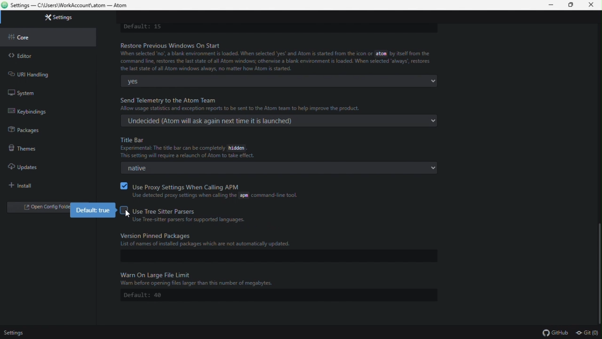  What do you see at coordinates (24, 186) in the screenshot?
I see `install` at bounding box center [24, 186].